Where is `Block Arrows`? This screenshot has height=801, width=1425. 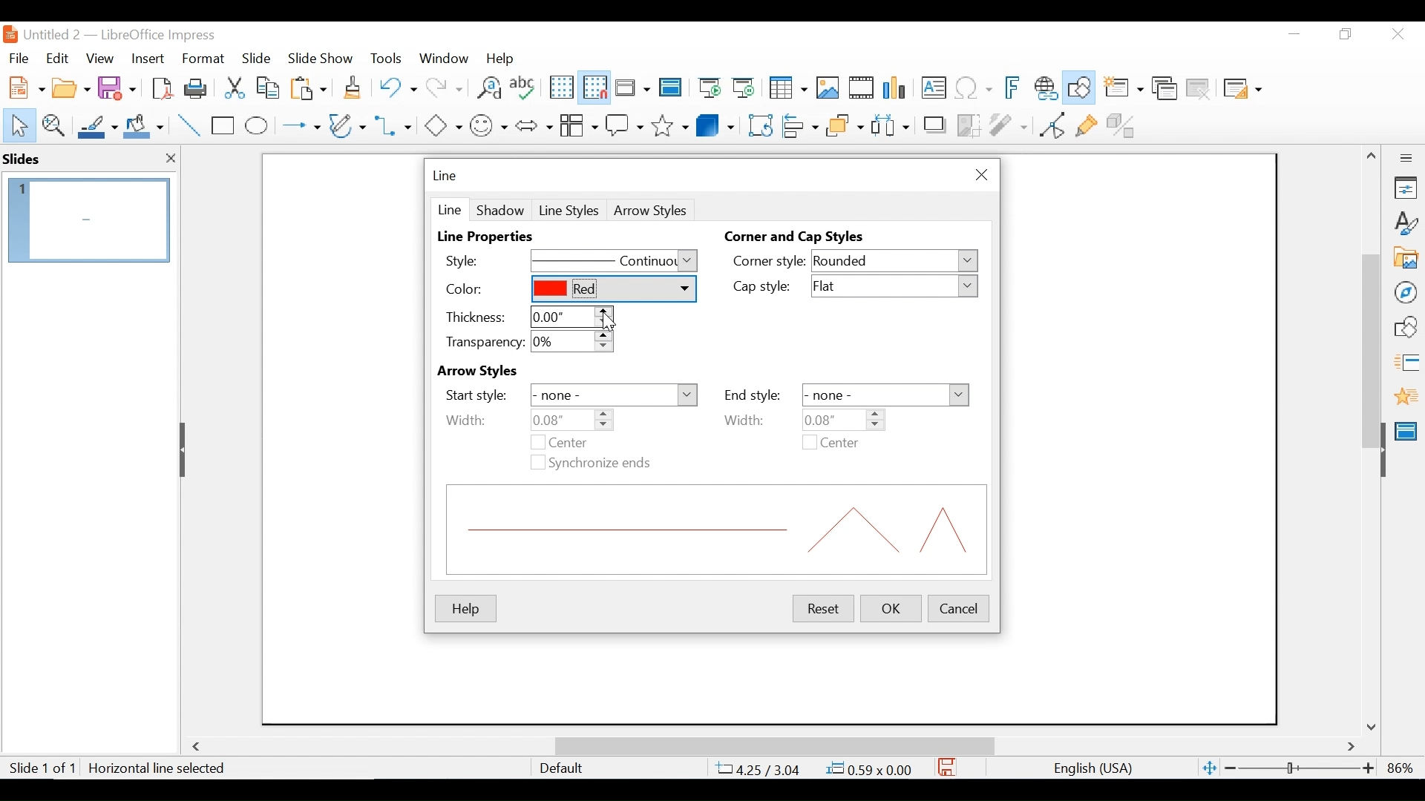
Block Arrows is located at coordinates (533, 125).